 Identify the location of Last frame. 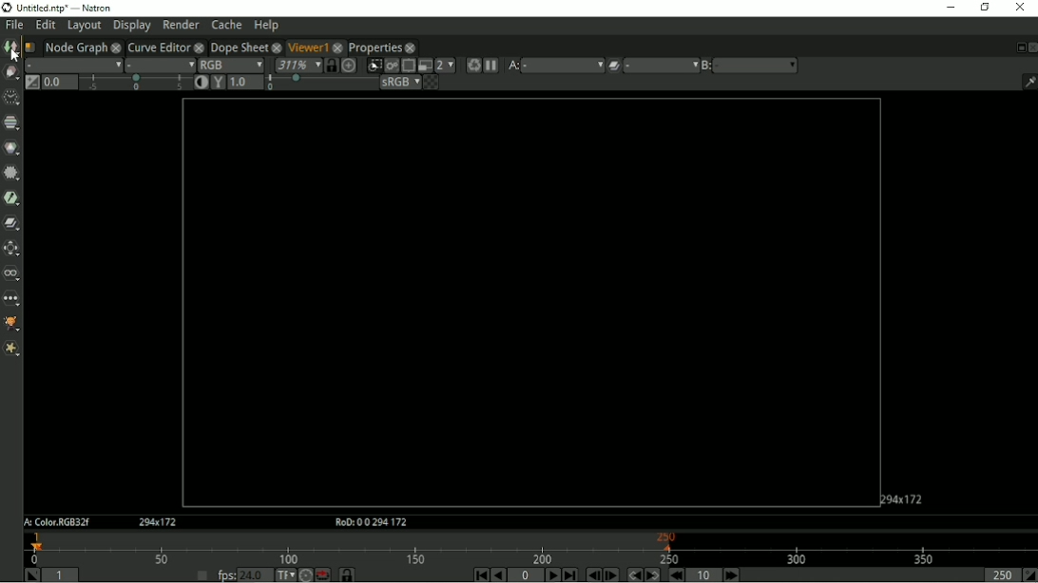
(570, 574).